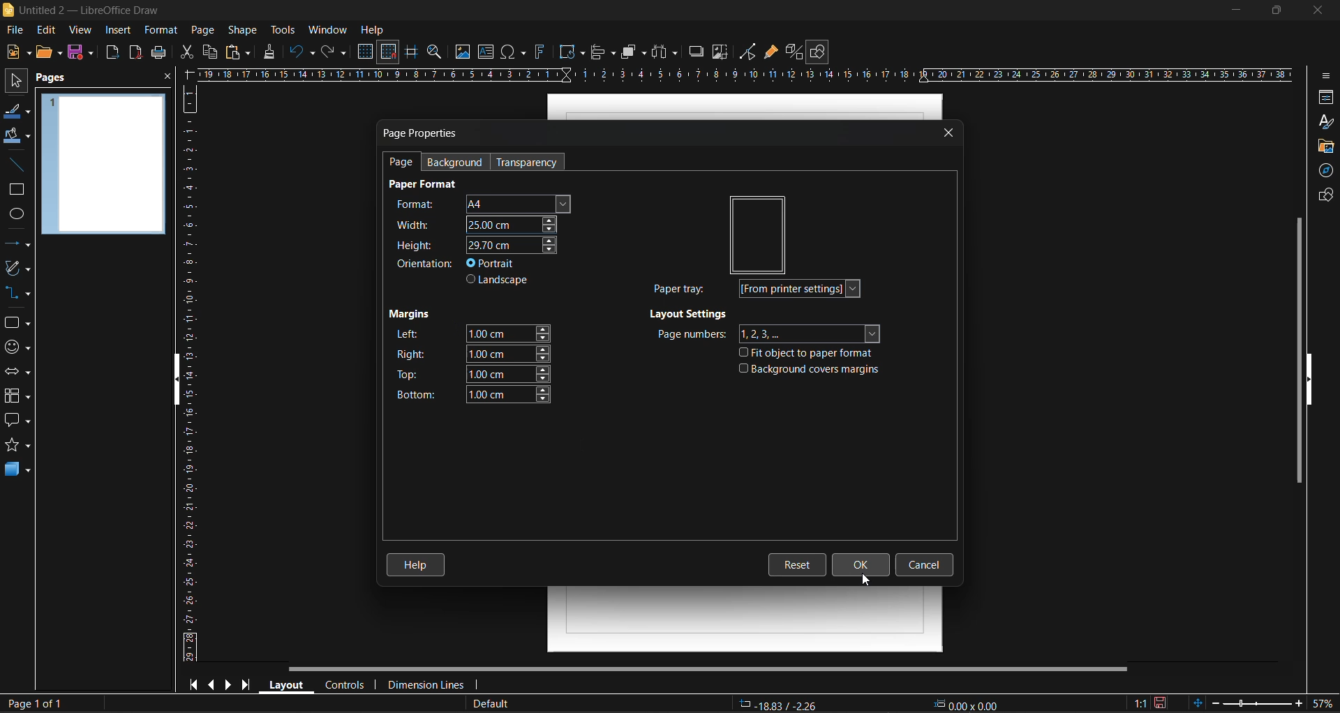  What do you see at coordinates (472, 333) in the screenshot?
I see `left` at bounding box center [472, 333].